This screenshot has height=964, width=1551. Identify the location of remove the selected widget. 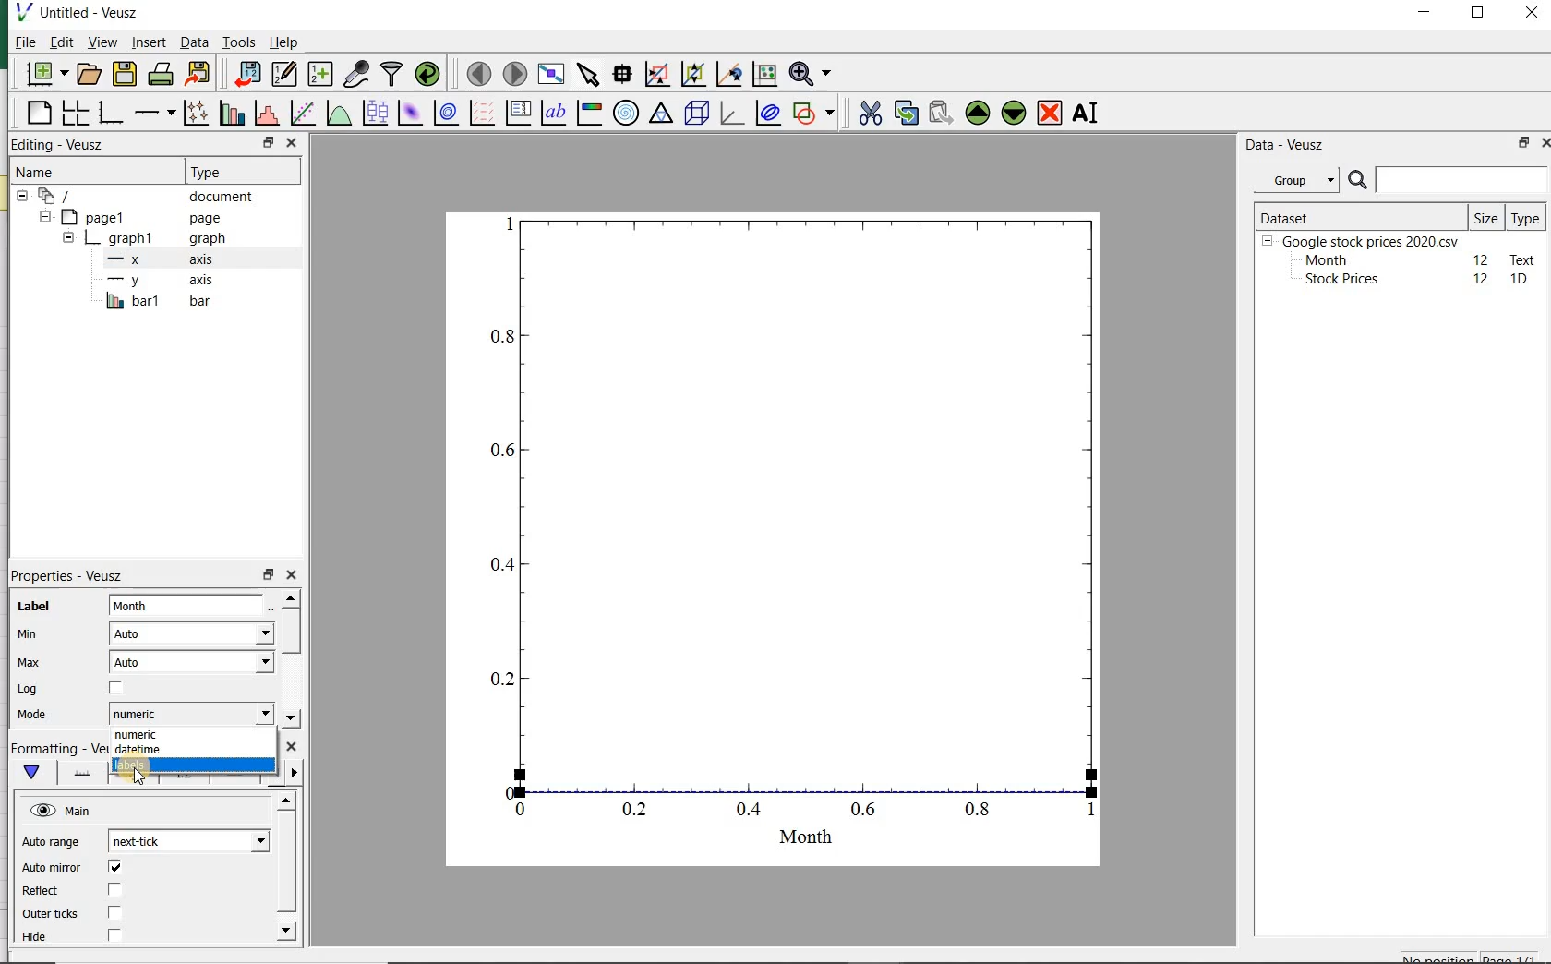
(1051, 113).